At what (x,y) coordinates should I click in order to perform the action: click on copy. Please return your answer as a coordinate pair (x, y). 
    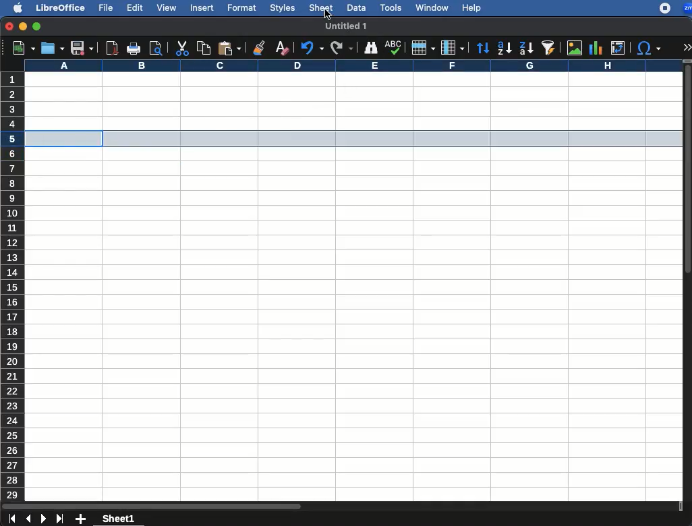
    Looking at the image, I should click on (202, 49).